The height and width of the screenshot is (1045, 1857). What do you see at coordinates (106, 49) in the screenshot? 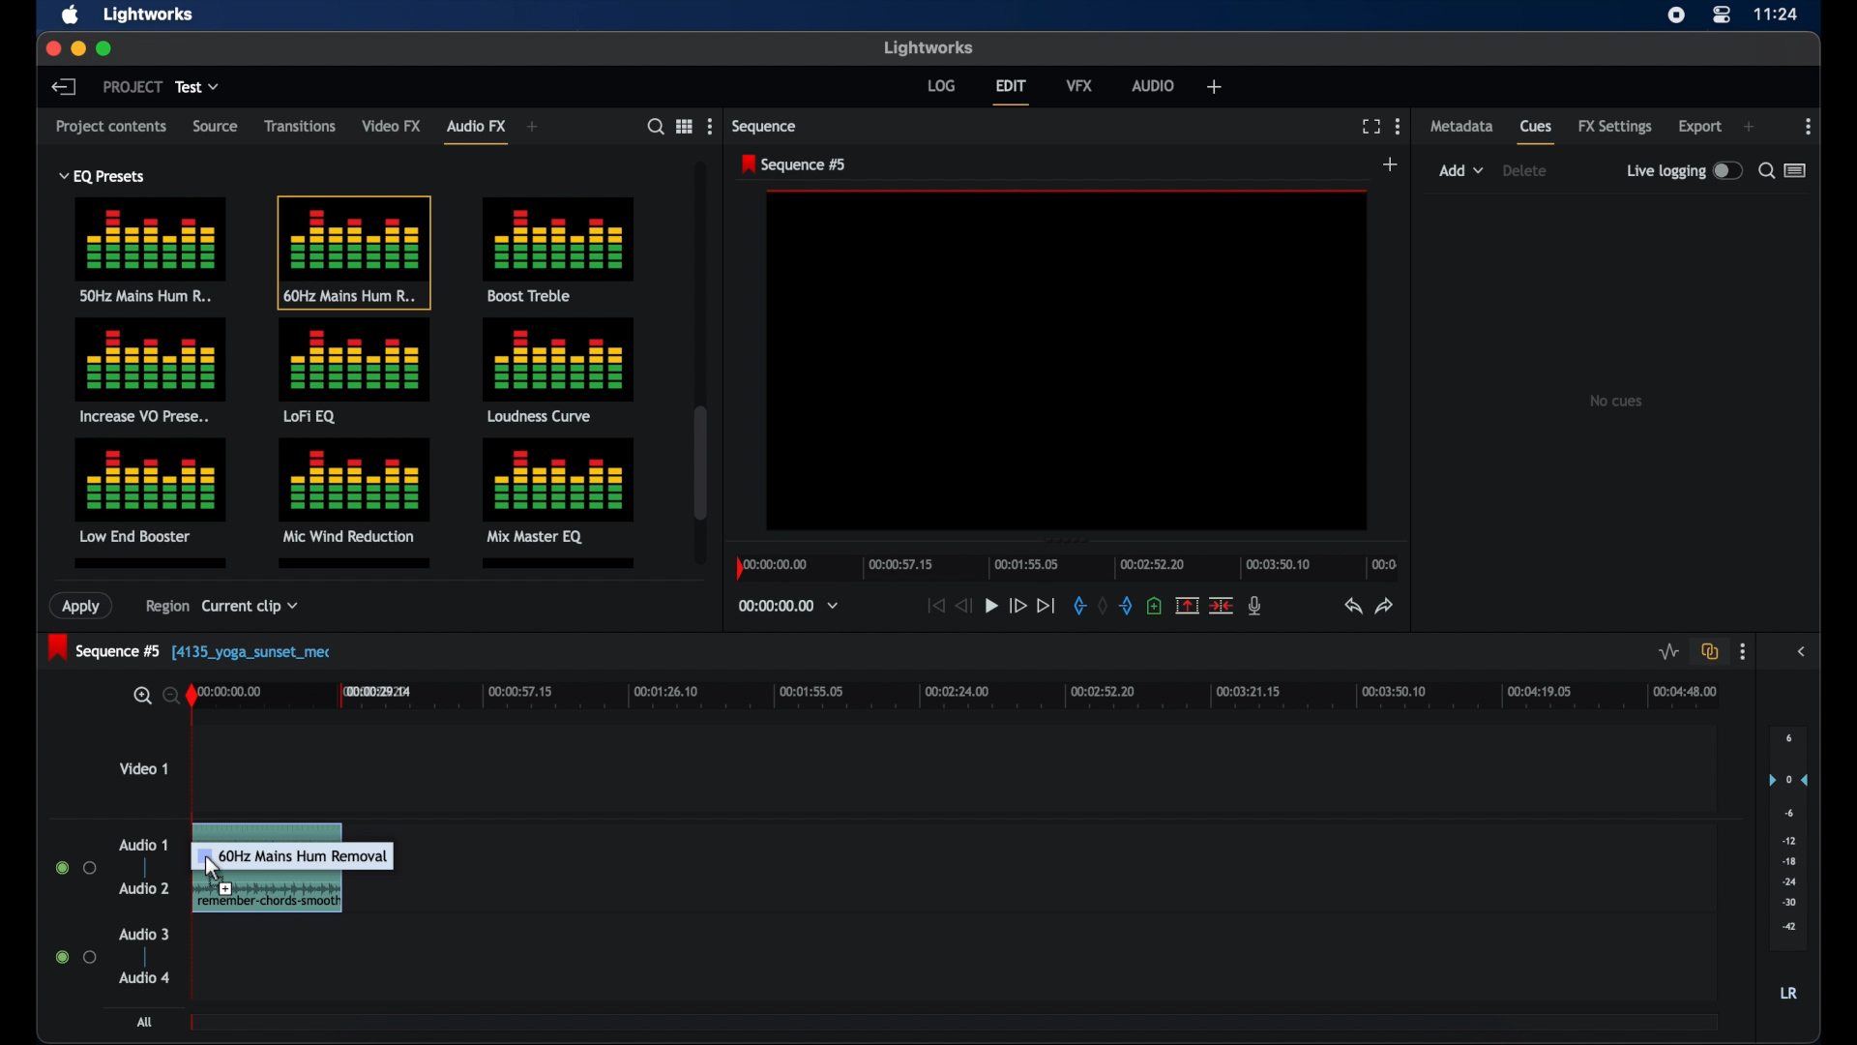
I see `maximize` at bounding box center [106, 49].